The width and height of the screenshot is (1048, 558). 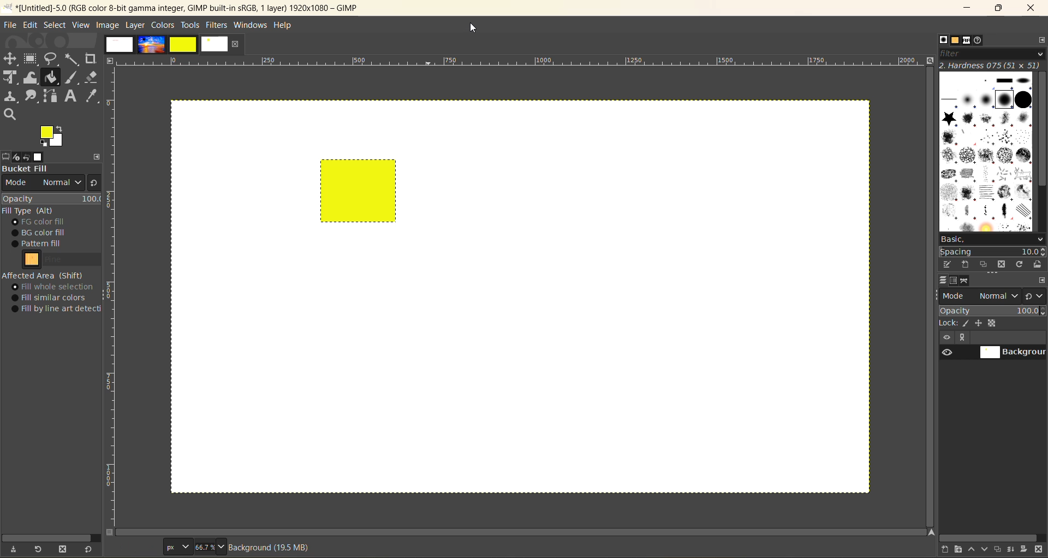 What do you see at coordinates (946, 550) in the screenshot?
I see `create a new layer` at bounding box center [946, 550].